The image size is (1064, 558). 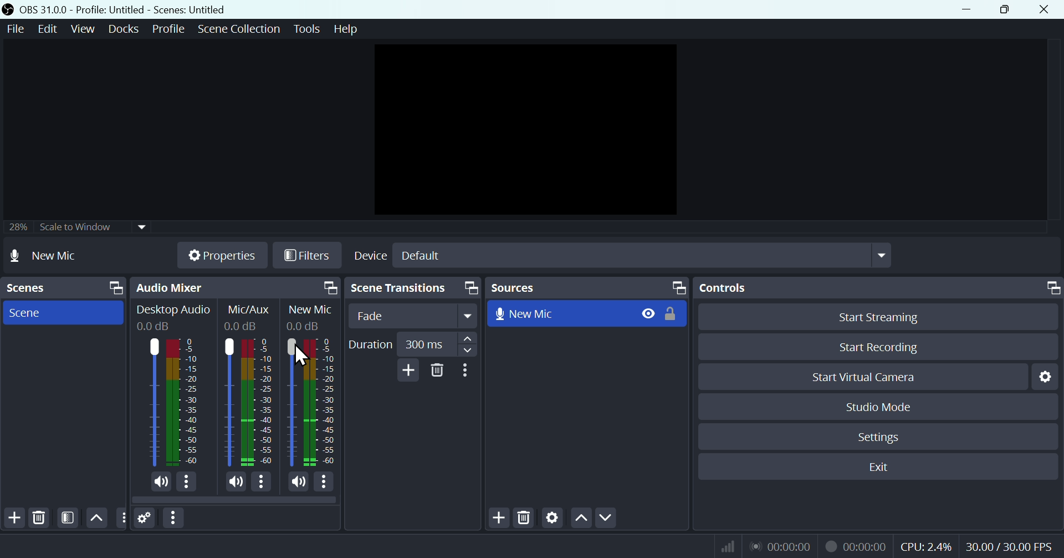 What do you see at coordinates (181, 402) in the screenshot?
I see `Desktop Audio bar` at bounding box center [181, 402].